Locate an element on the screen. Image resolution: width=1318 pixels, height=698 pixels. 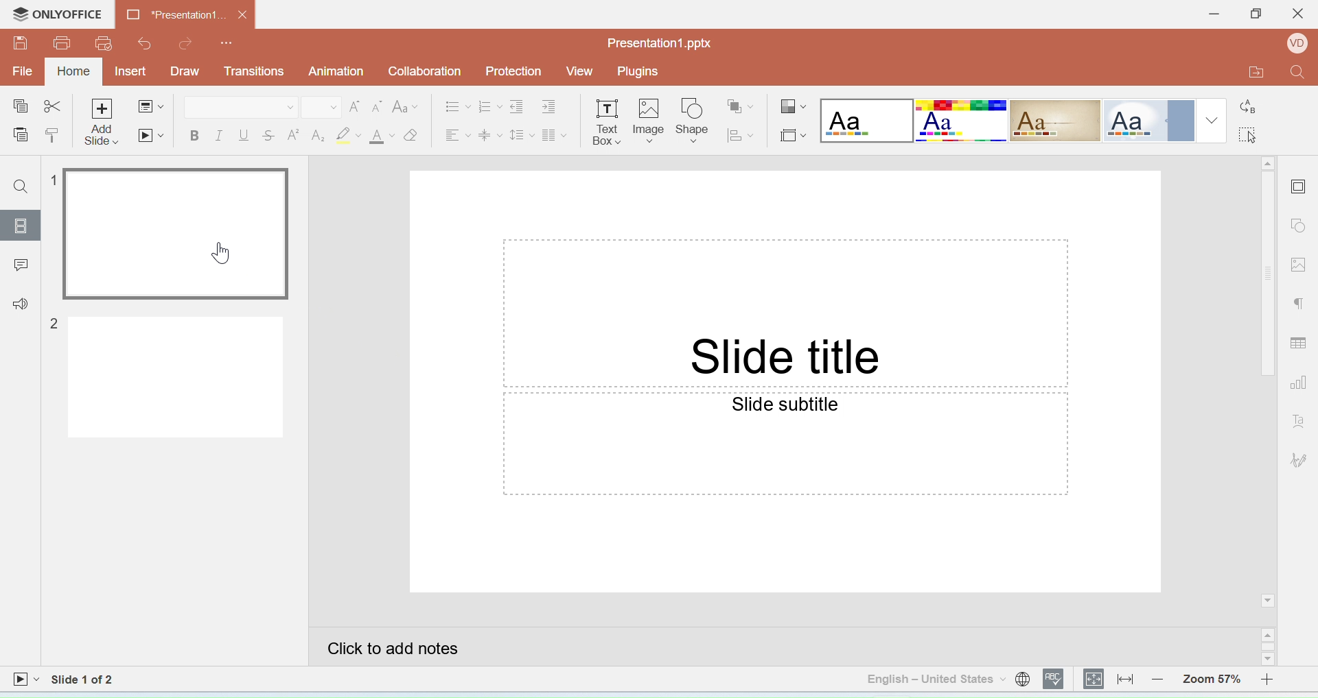
Font color is located at coordinates (382, 136).